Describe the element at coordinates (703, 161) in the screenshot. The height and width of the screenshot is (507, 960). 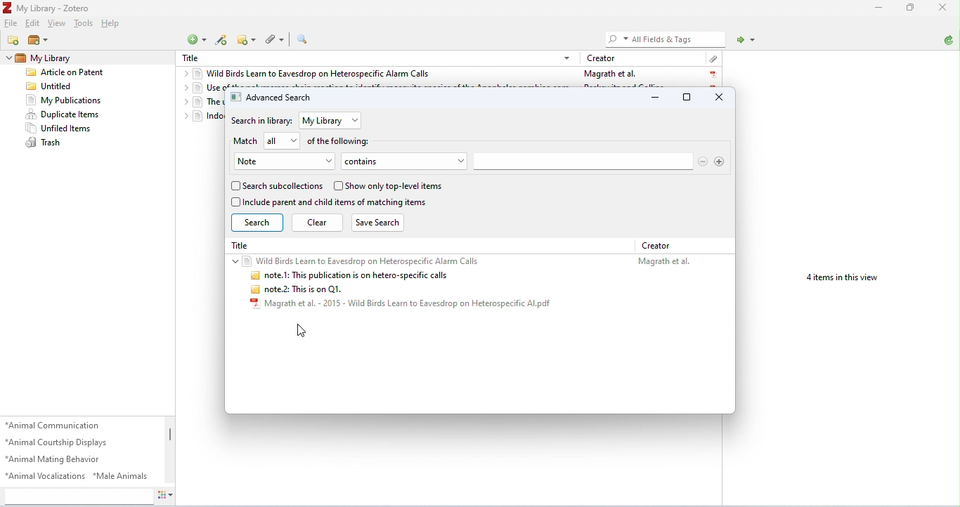
I see `remove search options` at that location.